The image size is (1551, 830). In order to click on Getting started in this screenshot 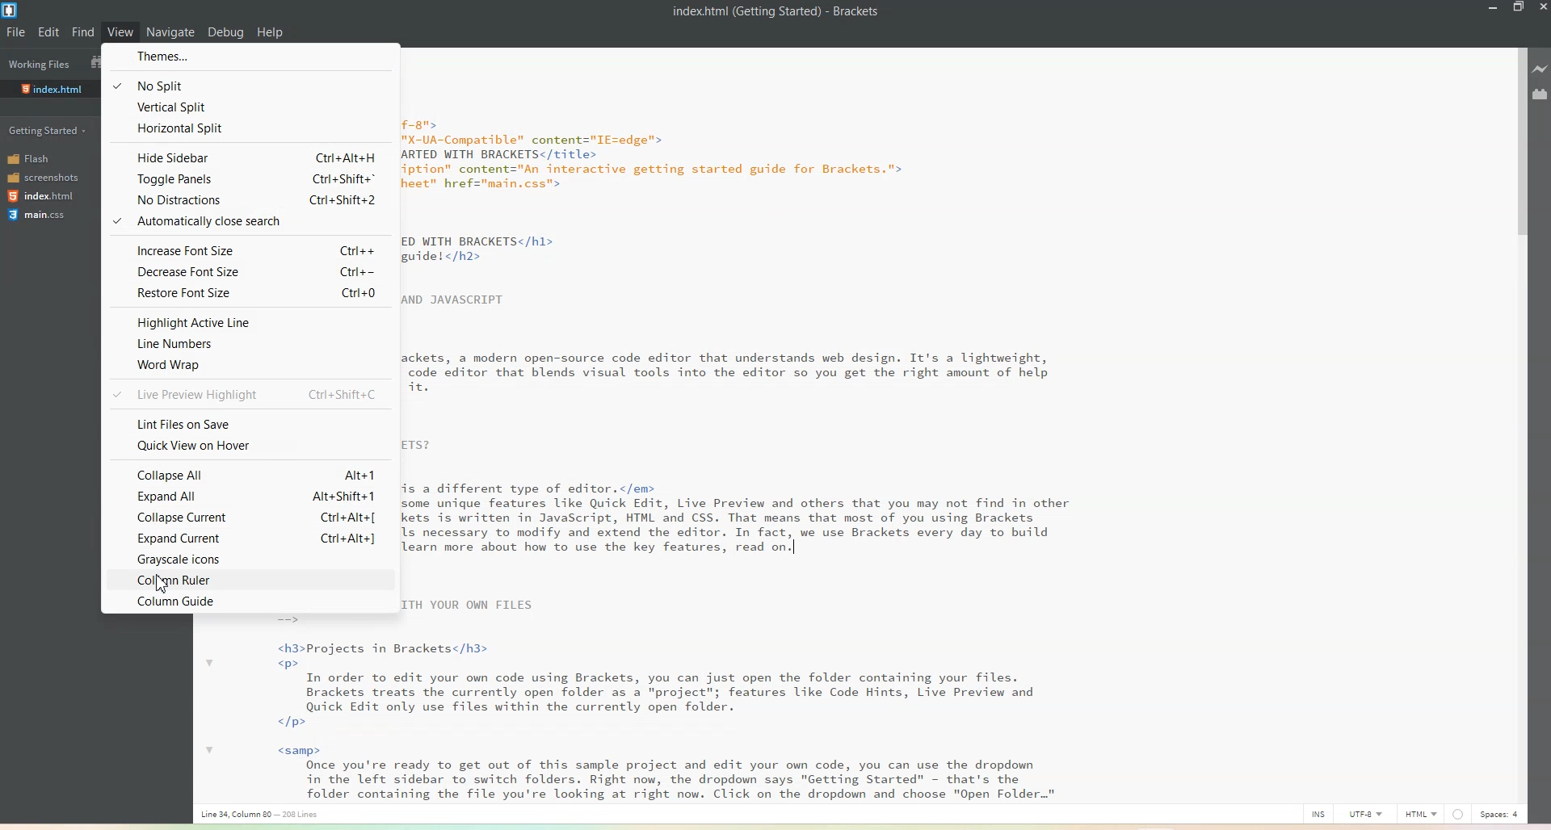, I will do `click(48, 130)`.